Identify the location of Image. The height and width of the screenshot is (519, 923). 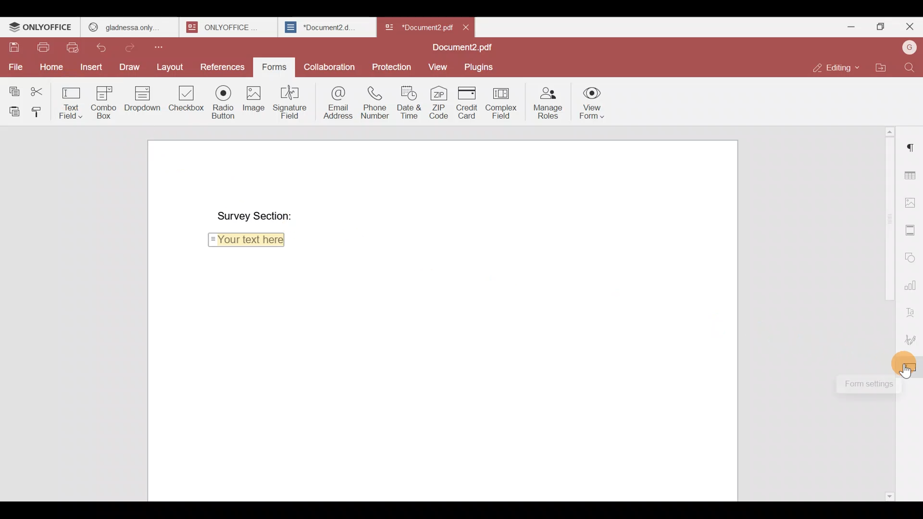
(253, 100).